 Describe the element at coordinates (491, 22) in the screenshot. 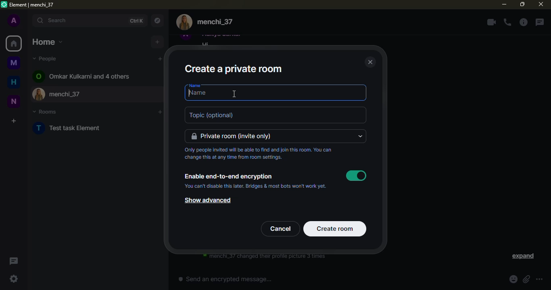

I see `video call` at that location.